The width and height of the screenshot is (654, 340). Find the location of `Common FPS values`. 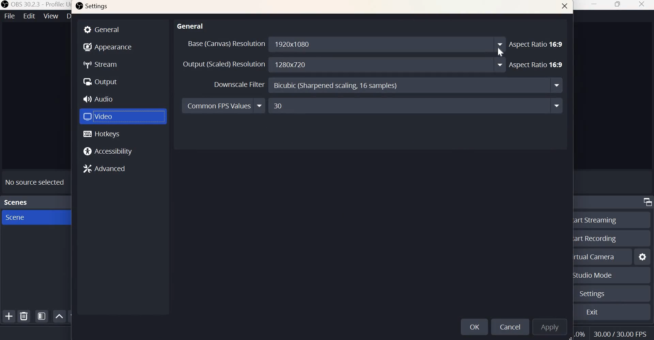

Common FPS values is located at coordinates (224, 106).